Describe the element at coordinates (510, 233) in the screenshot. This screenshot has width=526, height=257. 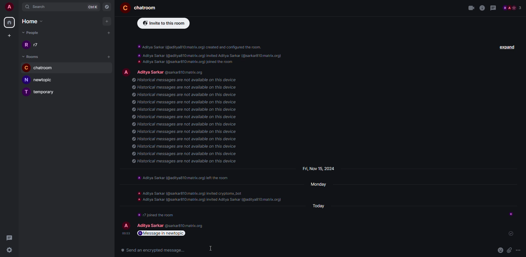
I see `seen` at that location.